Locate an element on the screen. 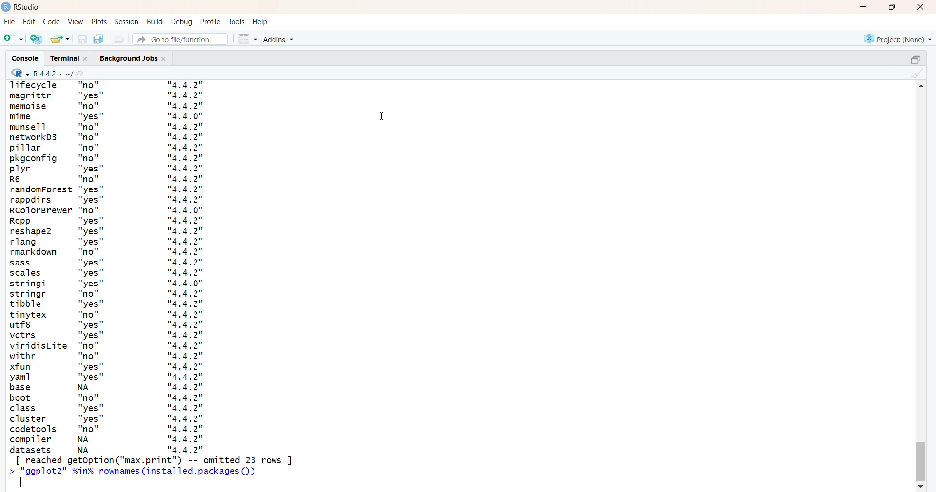 Image resolution: width=936 pixels, height=492 pixels. clear console is located at coordinates (916, 74).